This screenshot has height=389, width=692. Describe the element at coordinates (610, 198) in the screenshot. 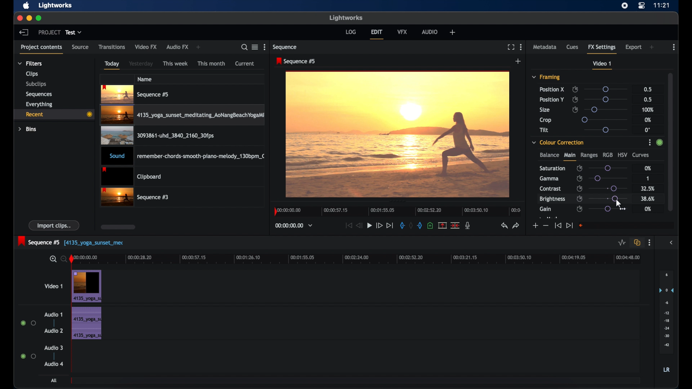

I see `slider` at that location.